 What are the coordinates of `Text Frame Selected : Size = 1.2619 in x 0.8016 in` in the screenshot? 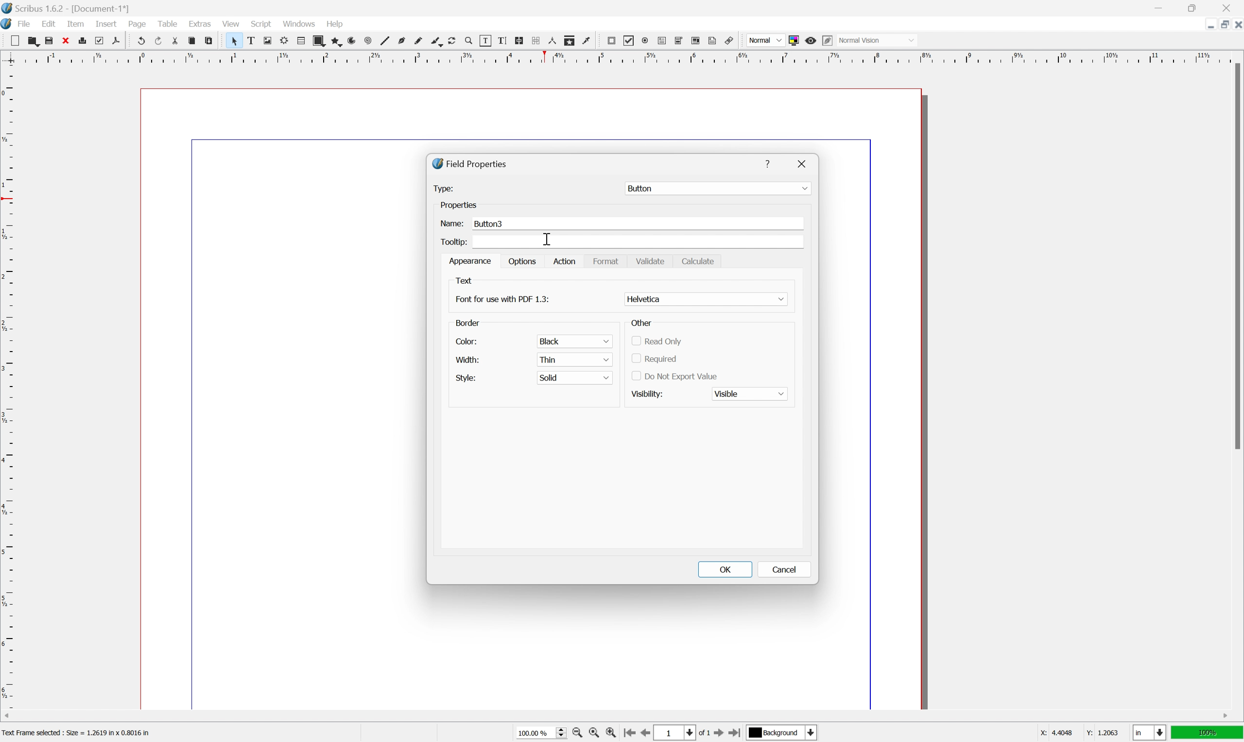 It's located at (90, 731).